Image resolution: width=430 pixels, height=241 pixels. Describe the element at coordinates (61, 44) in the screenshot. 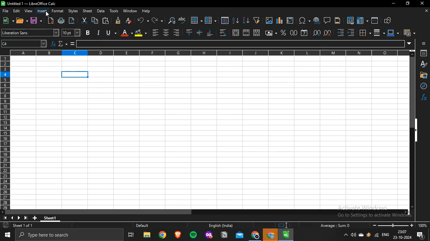

I see `select function` at that location.